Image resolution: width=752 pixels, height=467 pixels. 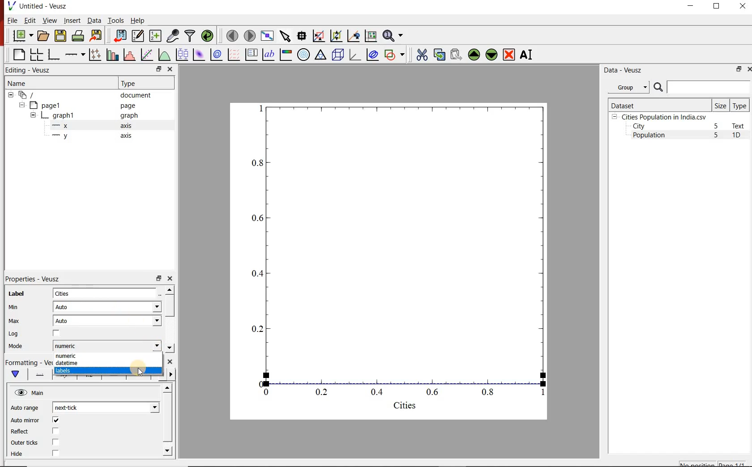 What do you see at coordinates (140, 369) in the screenshot?
I see `cursor` at bounding box center [140, 369].